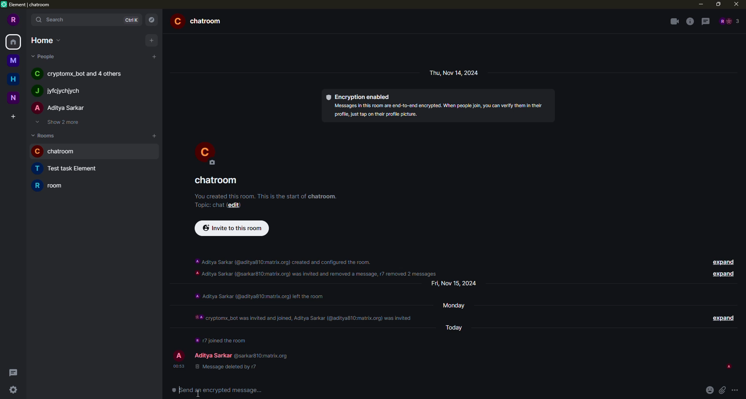 The image size is (746, 399). I want to click on day, so click(457, 283).